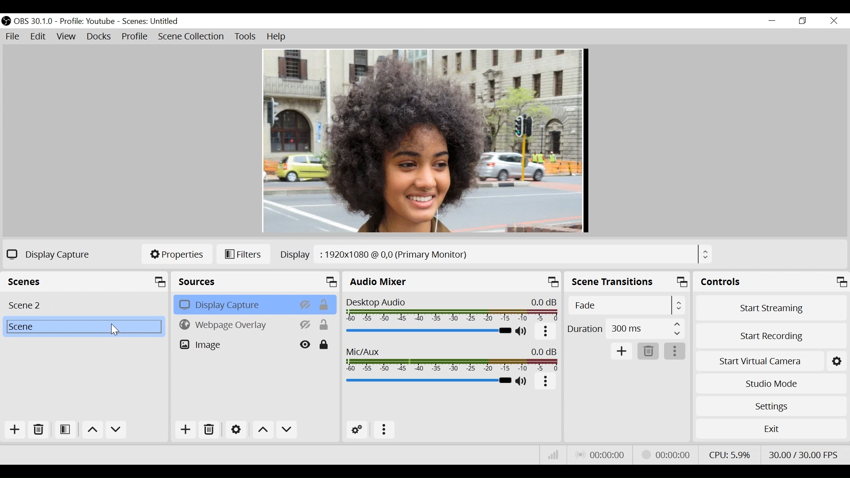 This screenshot has width=850, height=478. Describe the element at coordinates (453, 308) in the screenshot. I see `Desktop Audio` at that location.